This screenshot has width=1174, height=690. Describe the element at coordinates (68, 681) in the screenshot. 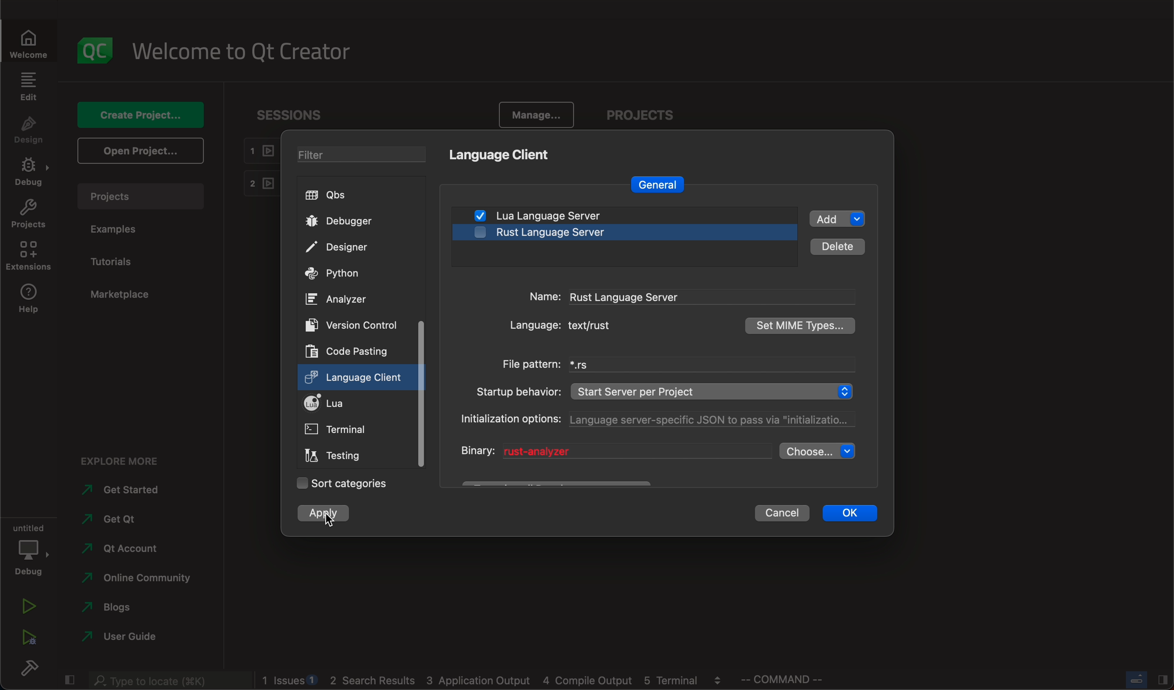

I see `close slide bar` at that location.